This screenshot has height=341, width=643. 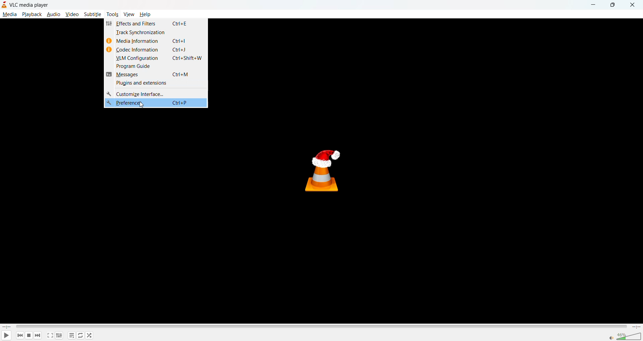 I want to click on media, so click(x=9, y=14).